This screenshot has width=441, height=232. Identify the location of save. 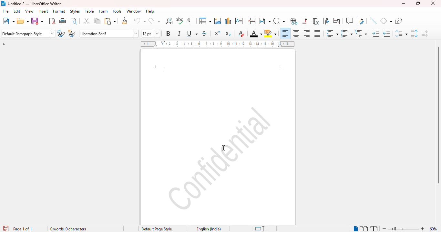
(37, 21).